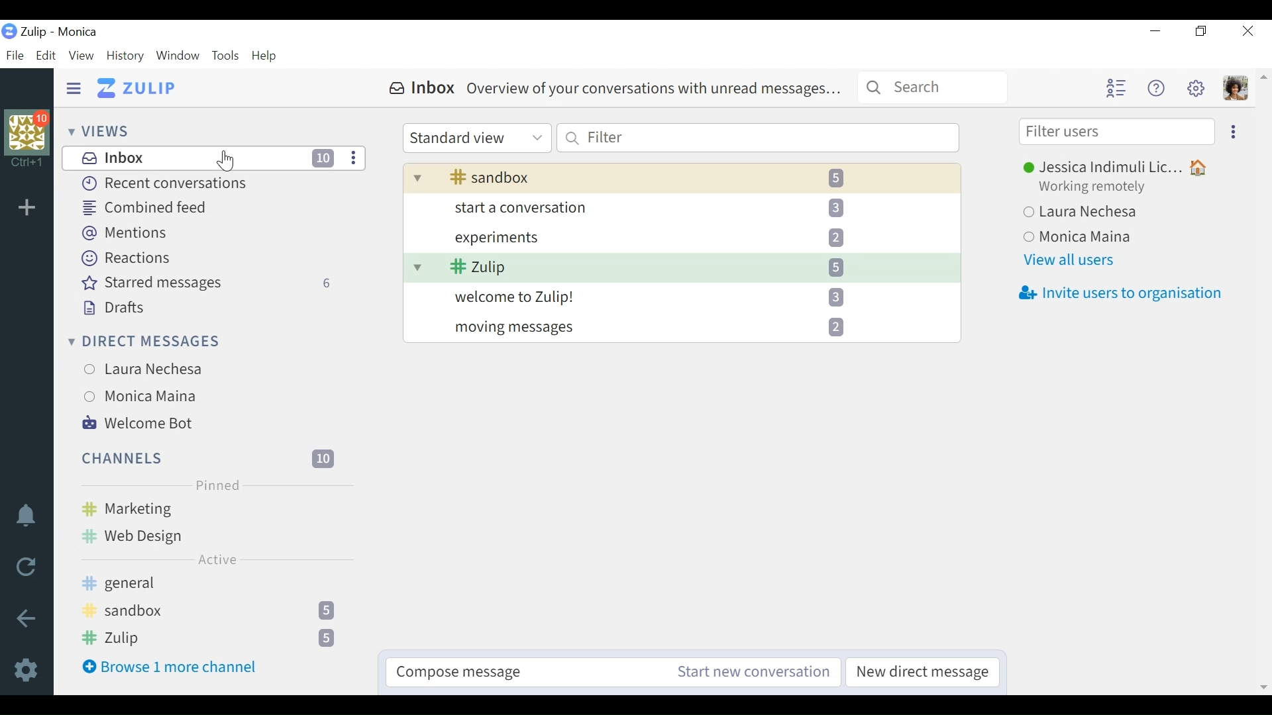 This screenshot has height=715, width=1272. Describe the element at coordinates (1124, 167) in the screenshot. I see `User` at that location.